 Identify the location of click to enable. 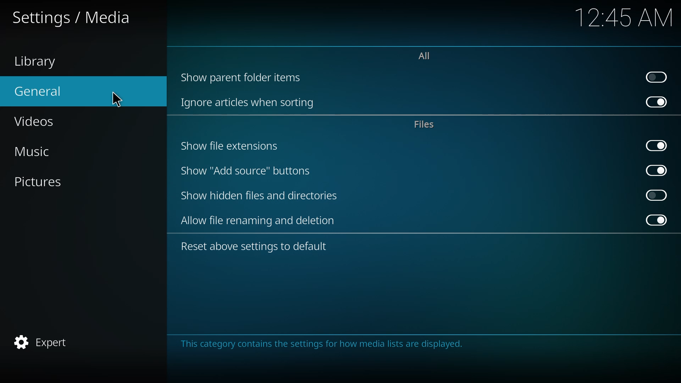
(658, 76).